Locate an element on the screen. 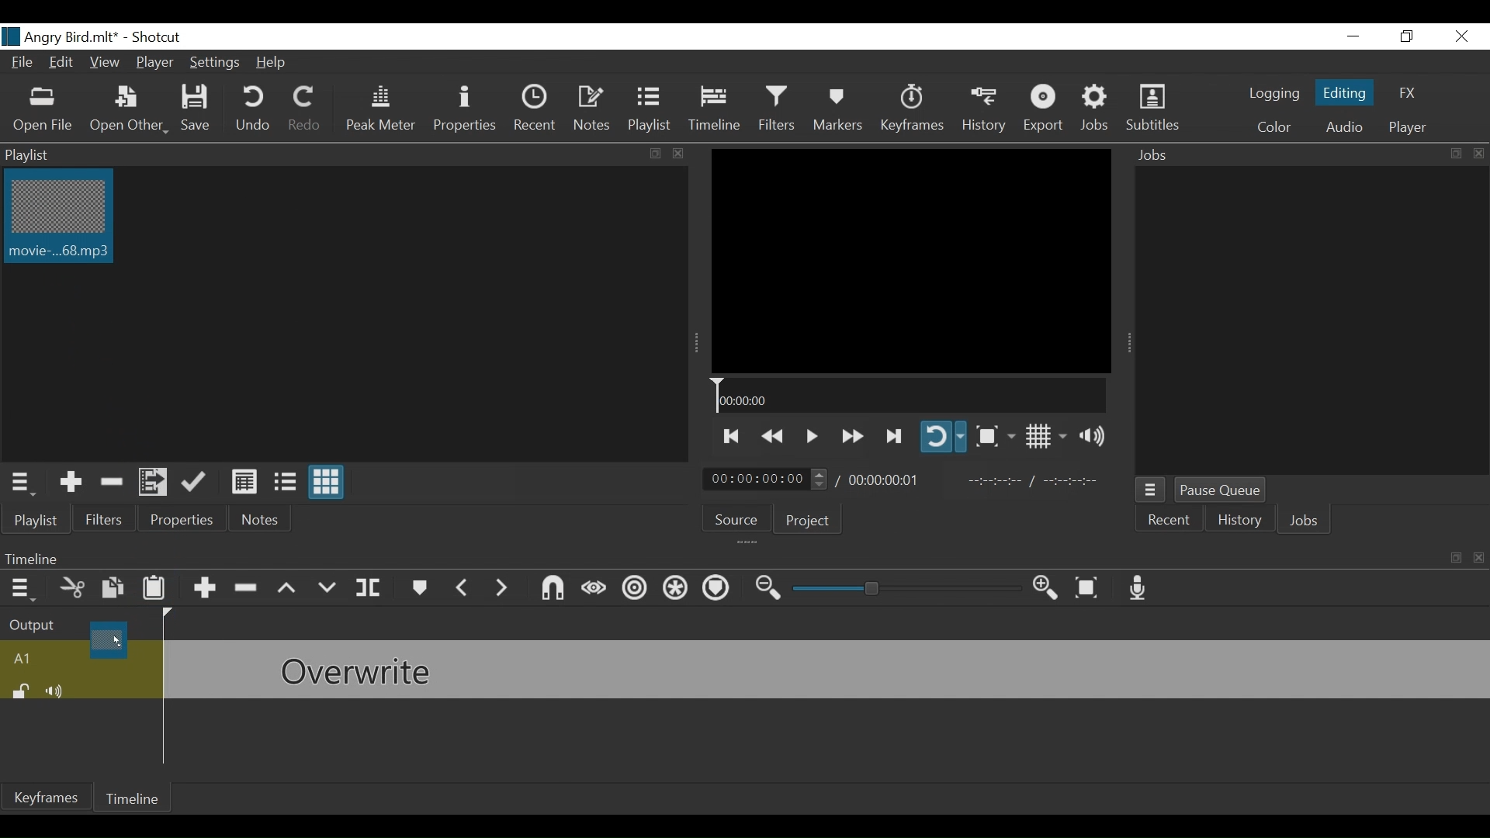  Restore is located at coordinates (1407, 36).